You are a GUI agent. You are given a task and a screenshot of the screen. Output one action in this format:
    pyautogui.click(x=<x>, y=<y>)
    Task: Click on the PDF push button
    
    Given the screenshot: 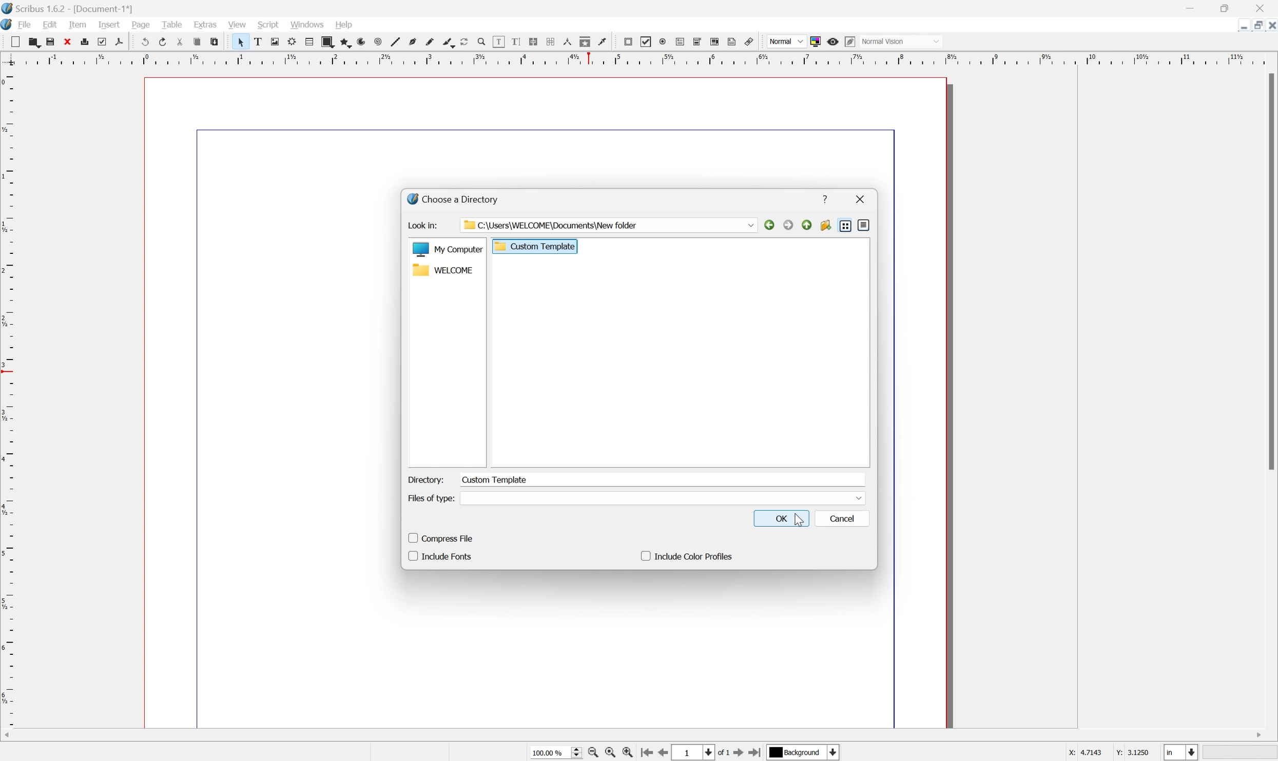 What is the action you would take?
    pyautogui.click(x=627, y=42)
    